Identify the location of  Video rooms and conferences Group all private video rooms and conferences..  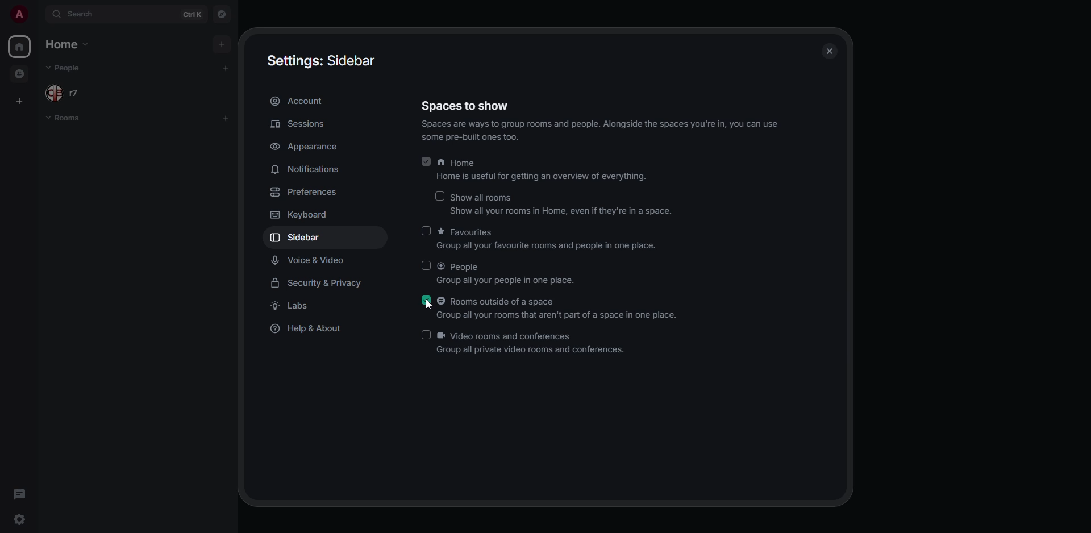
(535, 342).